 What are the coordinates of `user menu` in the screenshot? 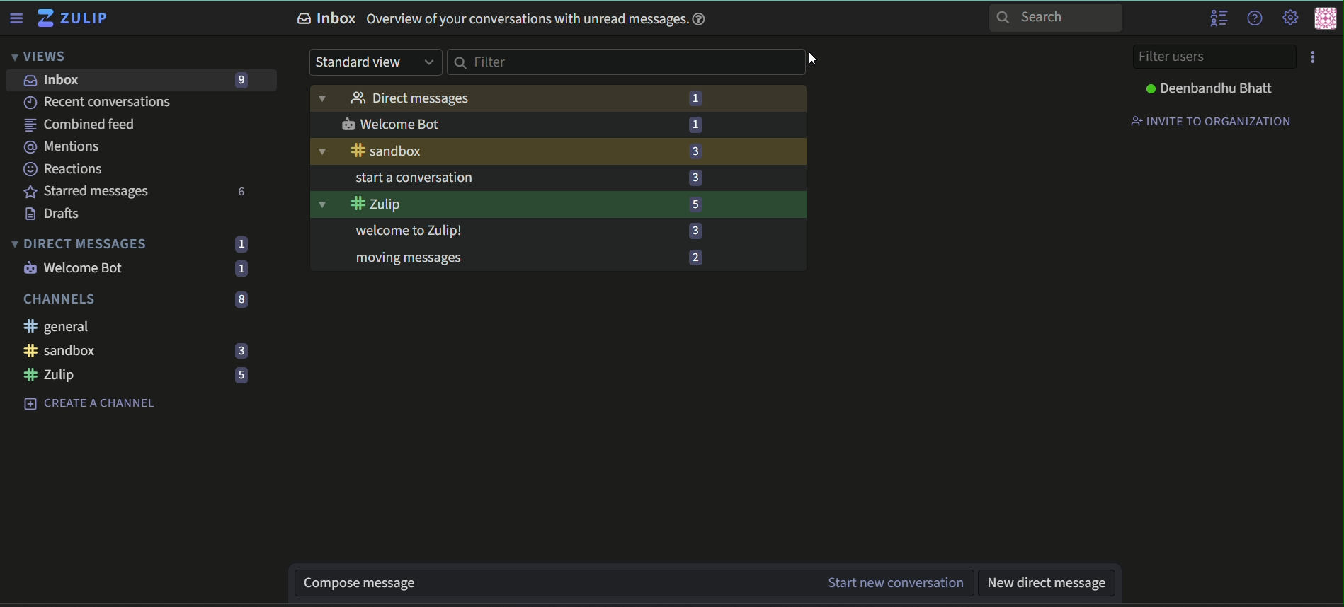 It's located at (1326, 20).